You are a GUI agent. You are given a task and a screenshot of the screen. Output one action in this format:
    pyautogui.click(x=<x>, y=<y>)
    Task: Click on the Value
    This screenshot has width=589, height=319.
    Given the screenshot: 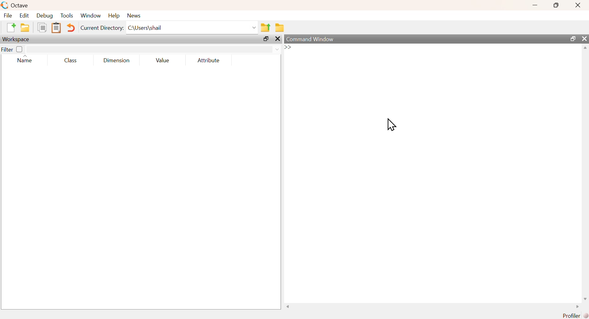 What is the action you would take?
    pyautogui.click(x=165, y=60)
    